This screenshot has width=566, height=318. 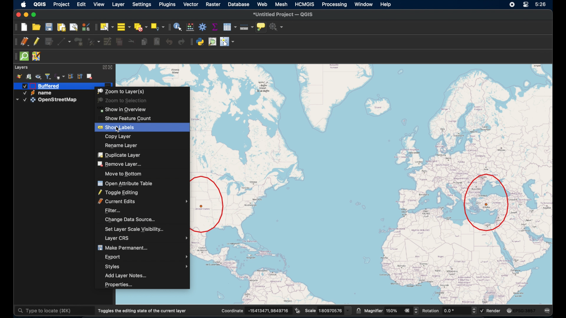 What do you see at coordinates (49, 27) in the screenshot?
I see `save project` at bounding box center [49, 27].